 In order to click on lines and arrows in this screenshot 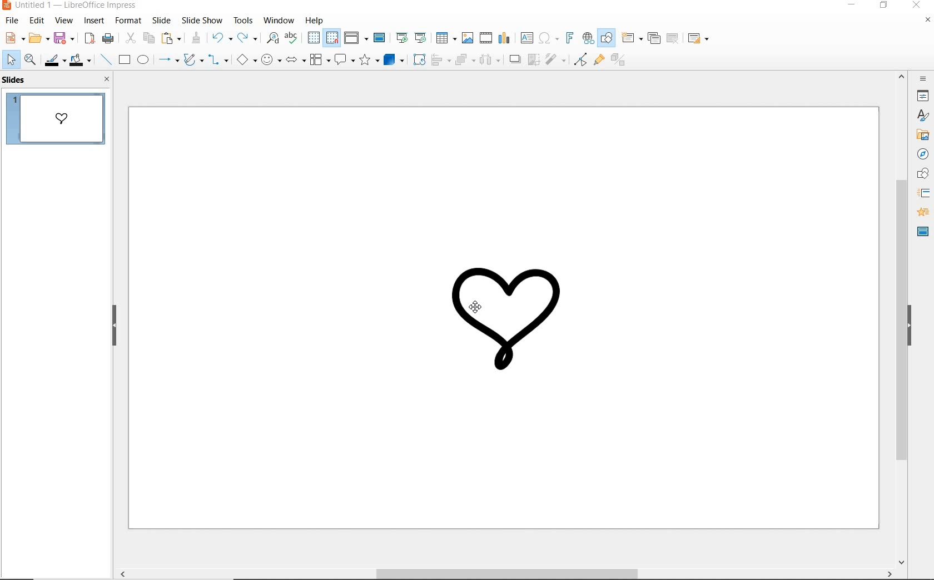, I will do `click(169, 60)`.